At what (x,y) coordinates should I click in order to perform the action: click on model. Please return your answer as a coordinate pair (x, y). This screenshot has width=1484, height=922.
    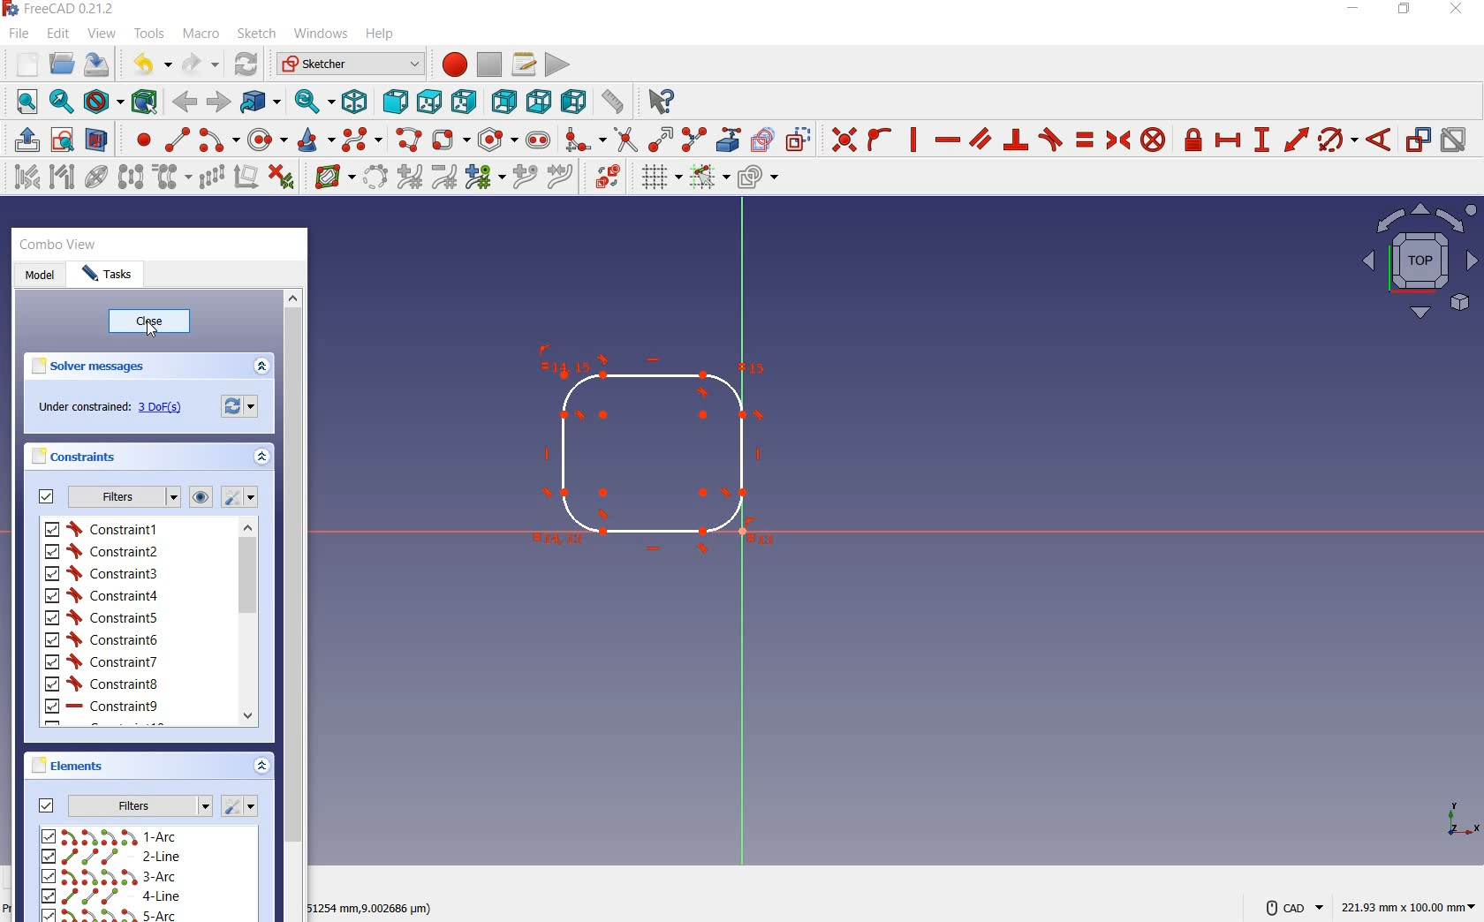
    Looking at the image, I should click on (42, 274).